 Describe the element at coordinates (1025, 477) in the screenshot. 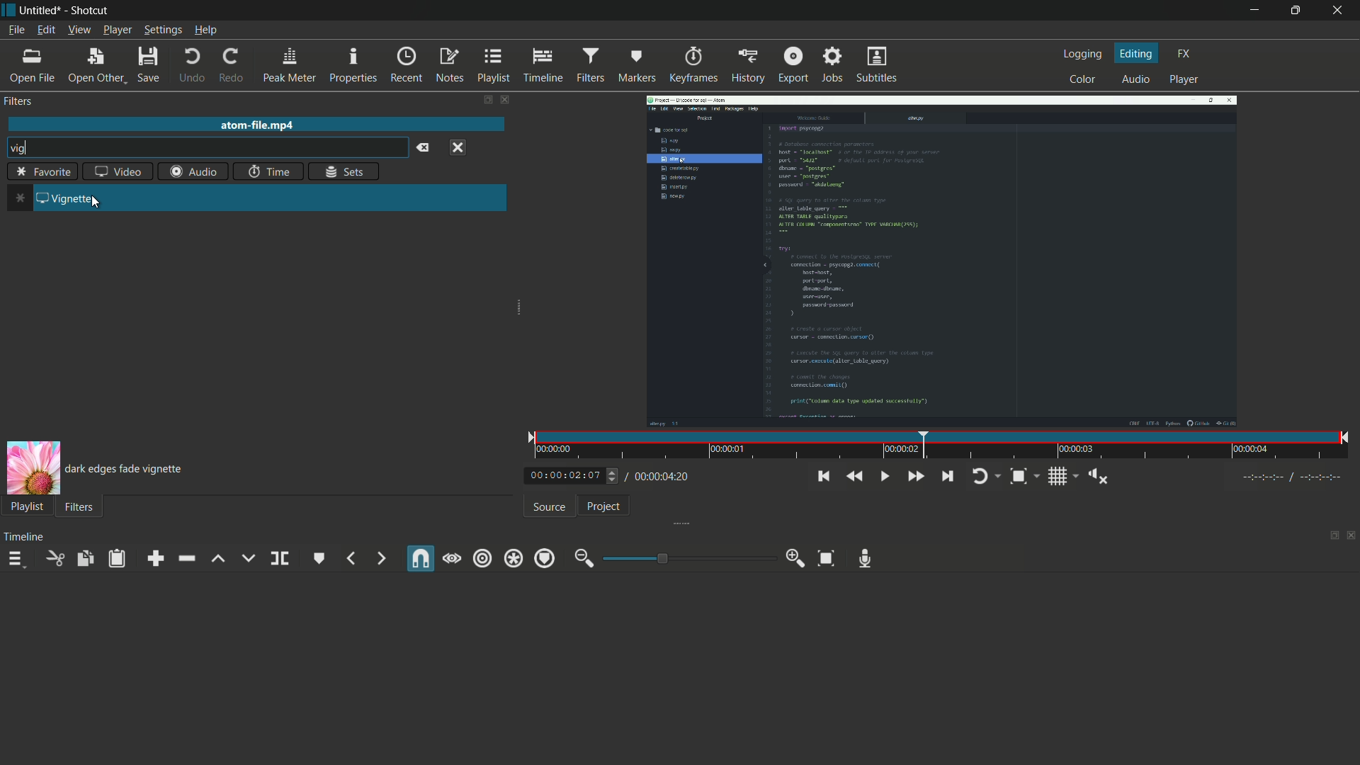

I see `toggle zoom` at that location.